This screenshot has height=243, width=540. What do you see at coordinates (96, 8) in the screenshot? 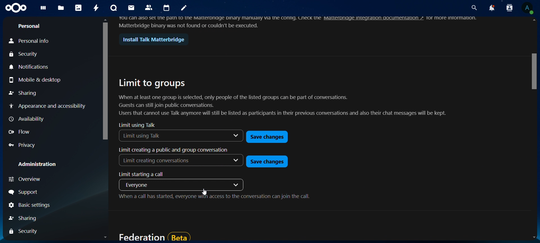
I see `activity` at bounding box center [96, 8].